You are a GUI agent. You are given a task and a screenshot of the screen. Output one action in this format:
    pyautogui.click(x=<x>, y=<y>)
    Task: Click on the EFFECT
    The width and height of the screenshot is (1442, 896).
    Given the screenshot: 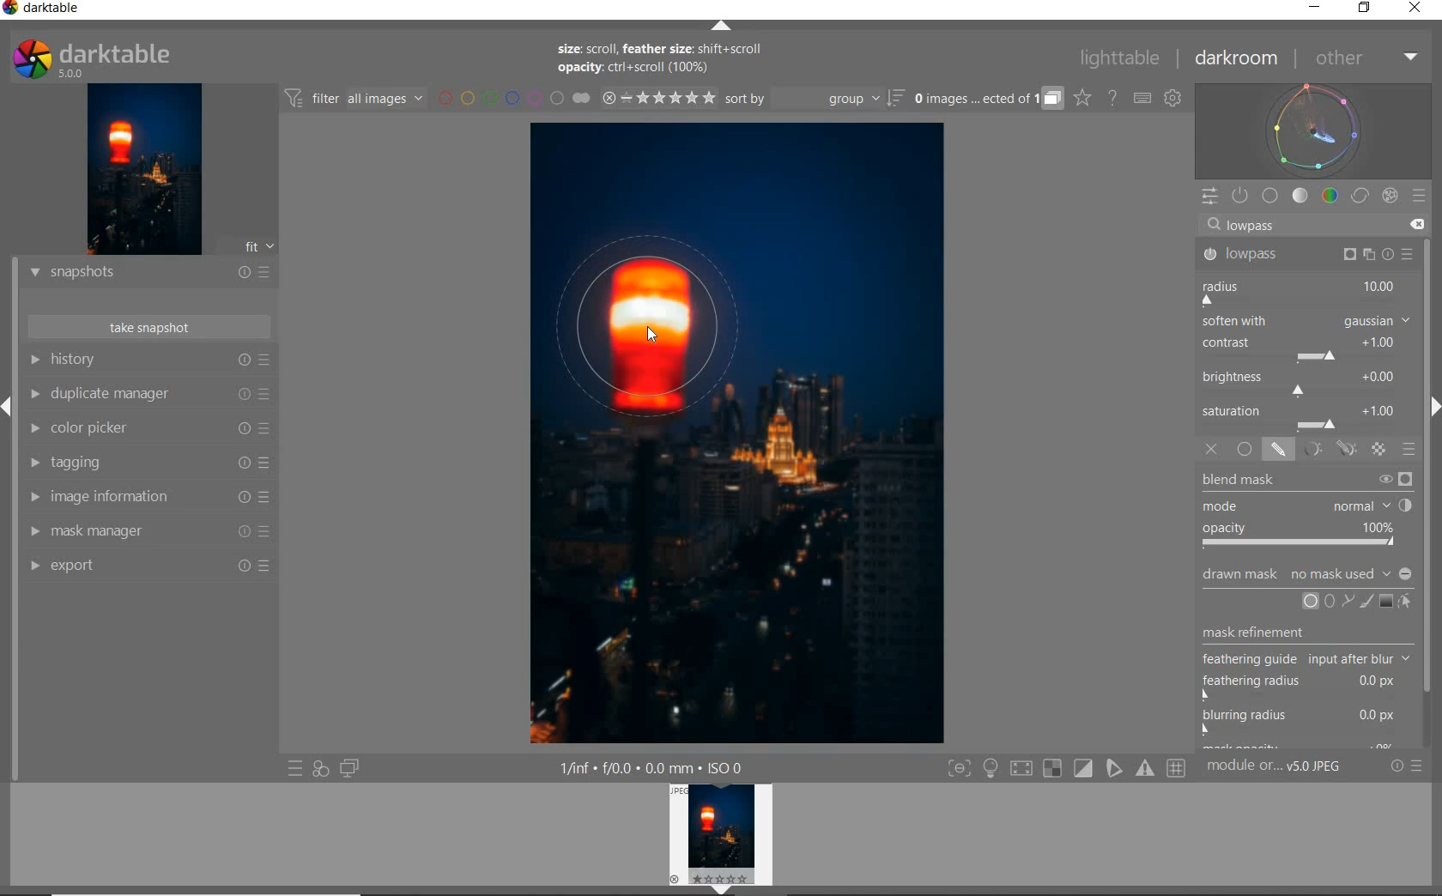 What is the action you would take?
    pyautogui.click(x=1390, y=195)
    